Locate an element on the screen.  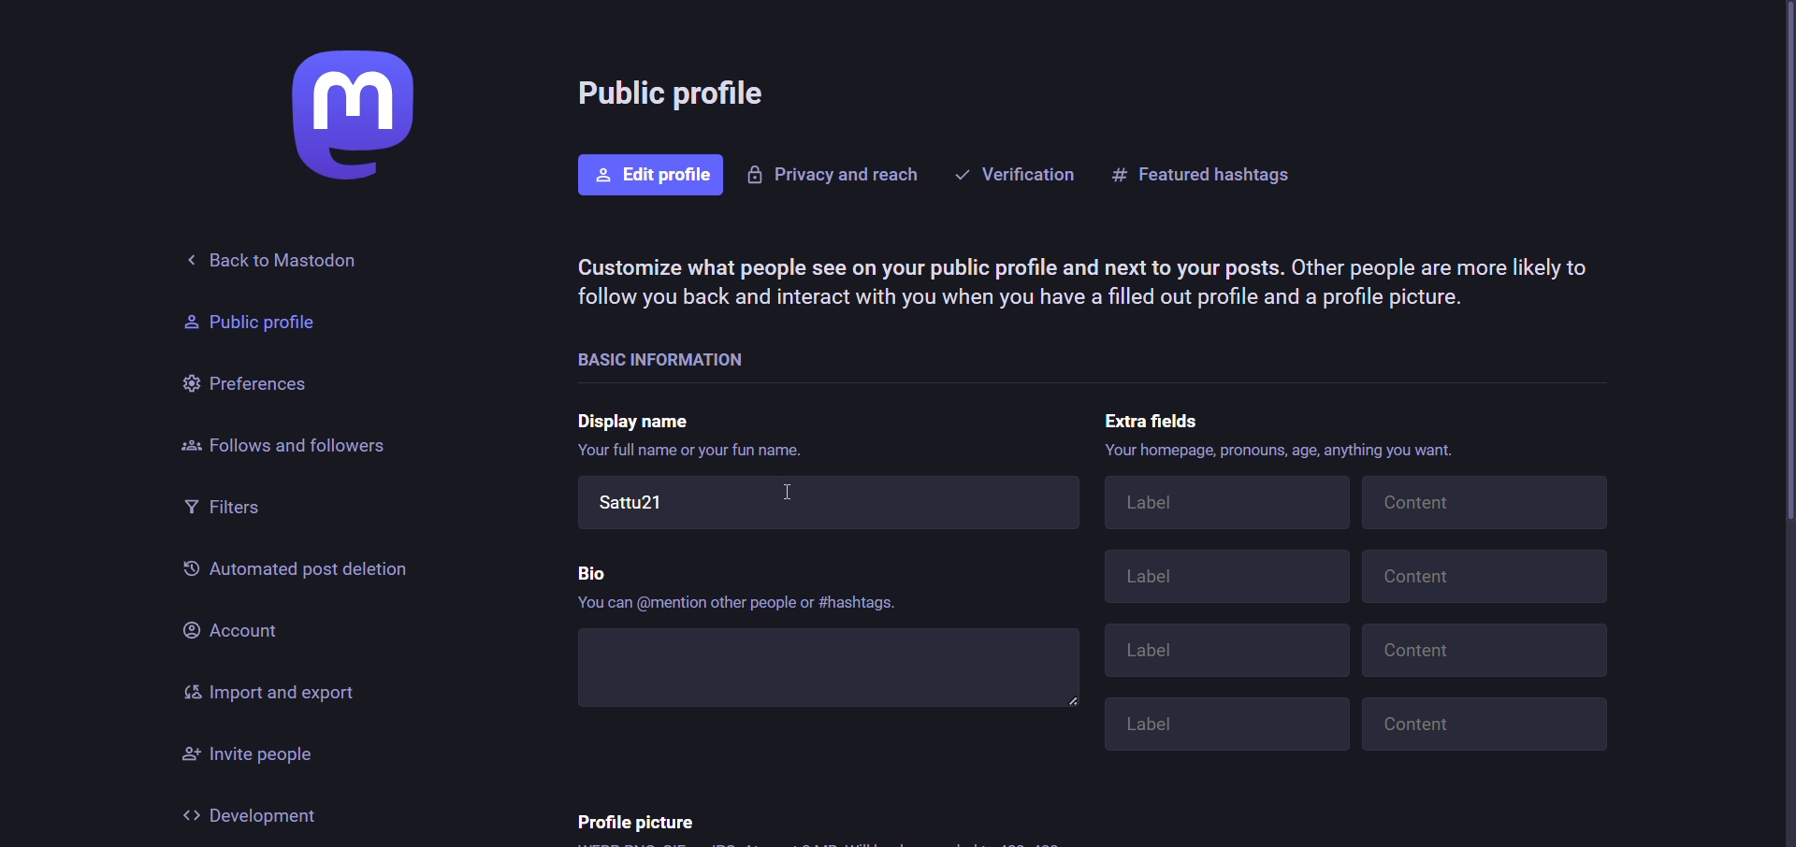
privacy and reacts is located at coordinates (833, 176).